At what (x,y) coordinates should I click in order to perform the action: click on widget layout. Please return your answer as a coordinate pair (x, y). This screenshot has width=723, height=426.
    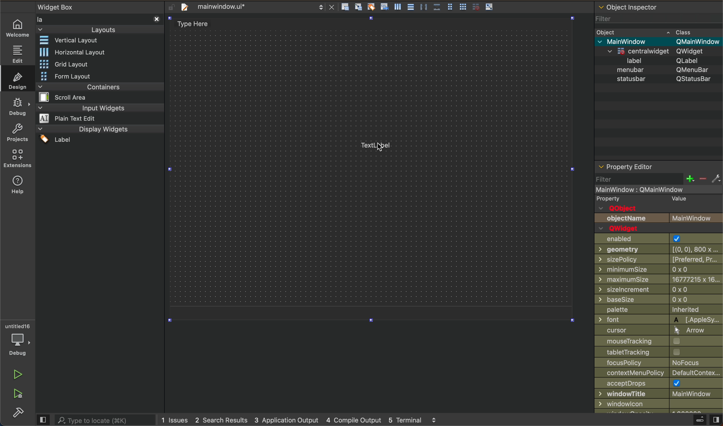
    Looking at the image, I should click on (74, 41).